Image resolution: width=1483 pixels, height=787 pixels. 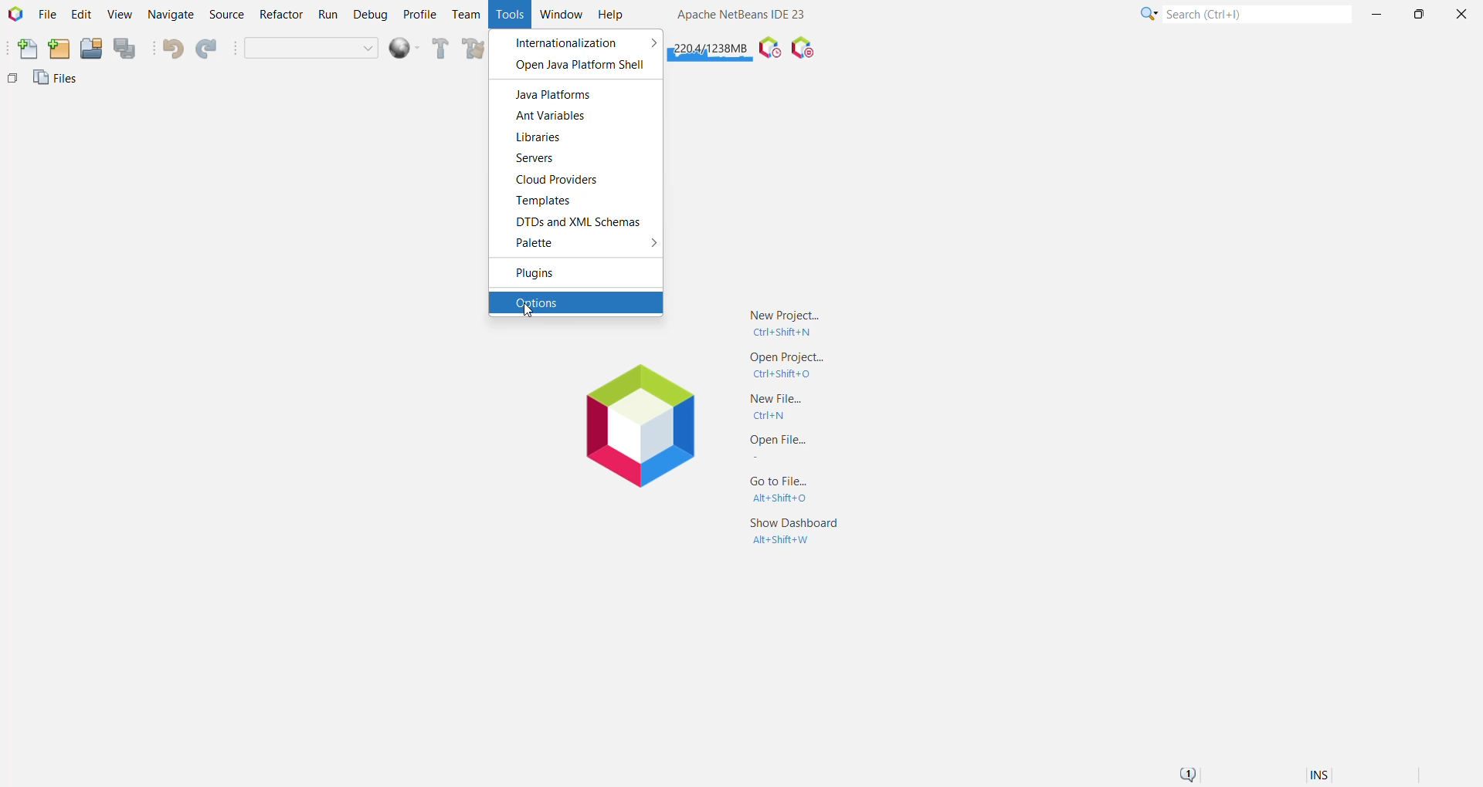 What do you see at coordinates (538, 274) in the screenshot?
I see `Plugins` at bounding box center [538, 274].